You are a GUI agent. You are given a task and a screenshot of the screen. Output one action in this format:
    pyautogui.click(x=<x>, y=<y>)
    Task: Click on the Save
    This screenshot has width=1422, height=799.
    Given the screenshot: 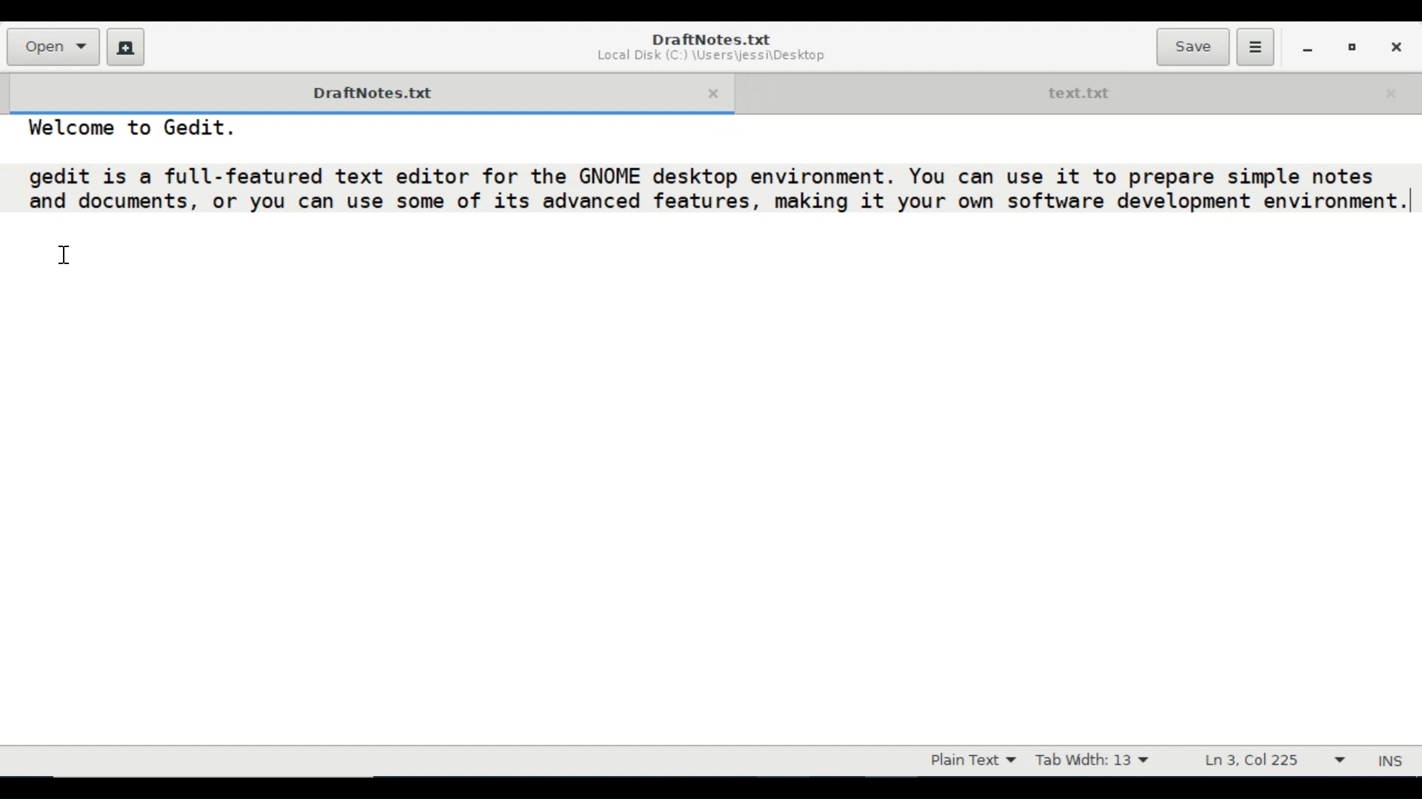 What is the action you would take?
    pyautogui.click(x=1192, y=47)
    